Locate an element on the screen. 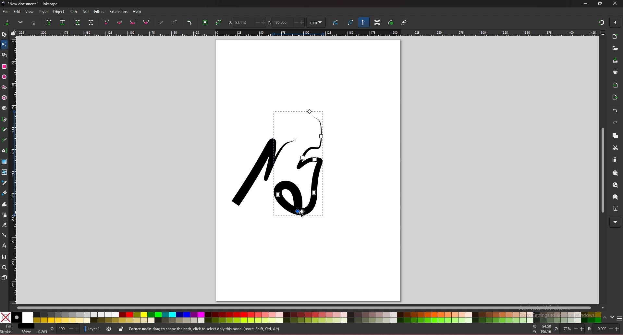  info is located at coordinates (221, 329).